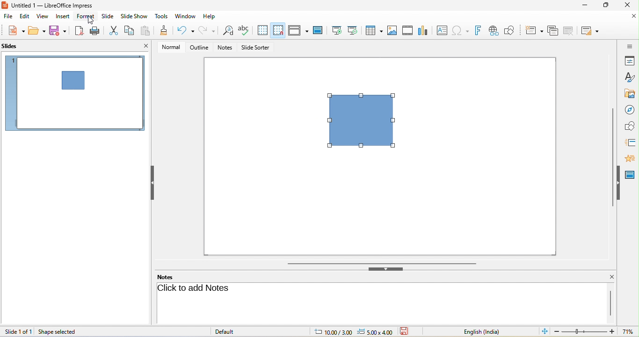 The image size is (639, 337). I want to click on normal, so click(171, 47).